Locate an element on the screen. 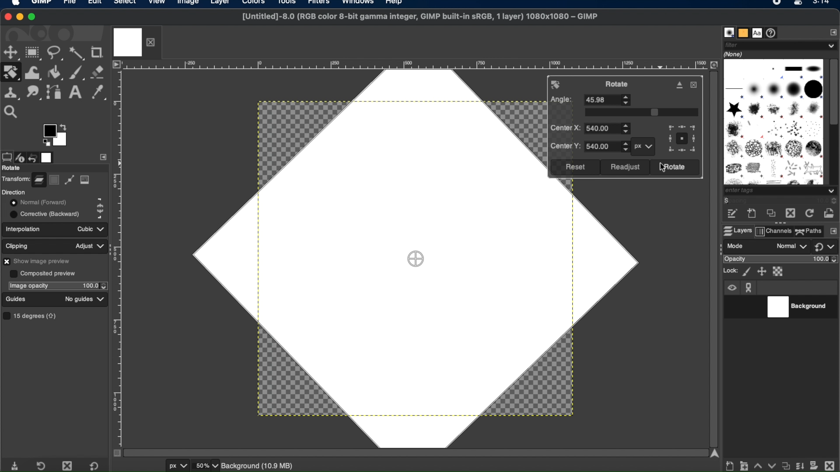  opacity level stepper buttons is located at coordinates (826, 259).